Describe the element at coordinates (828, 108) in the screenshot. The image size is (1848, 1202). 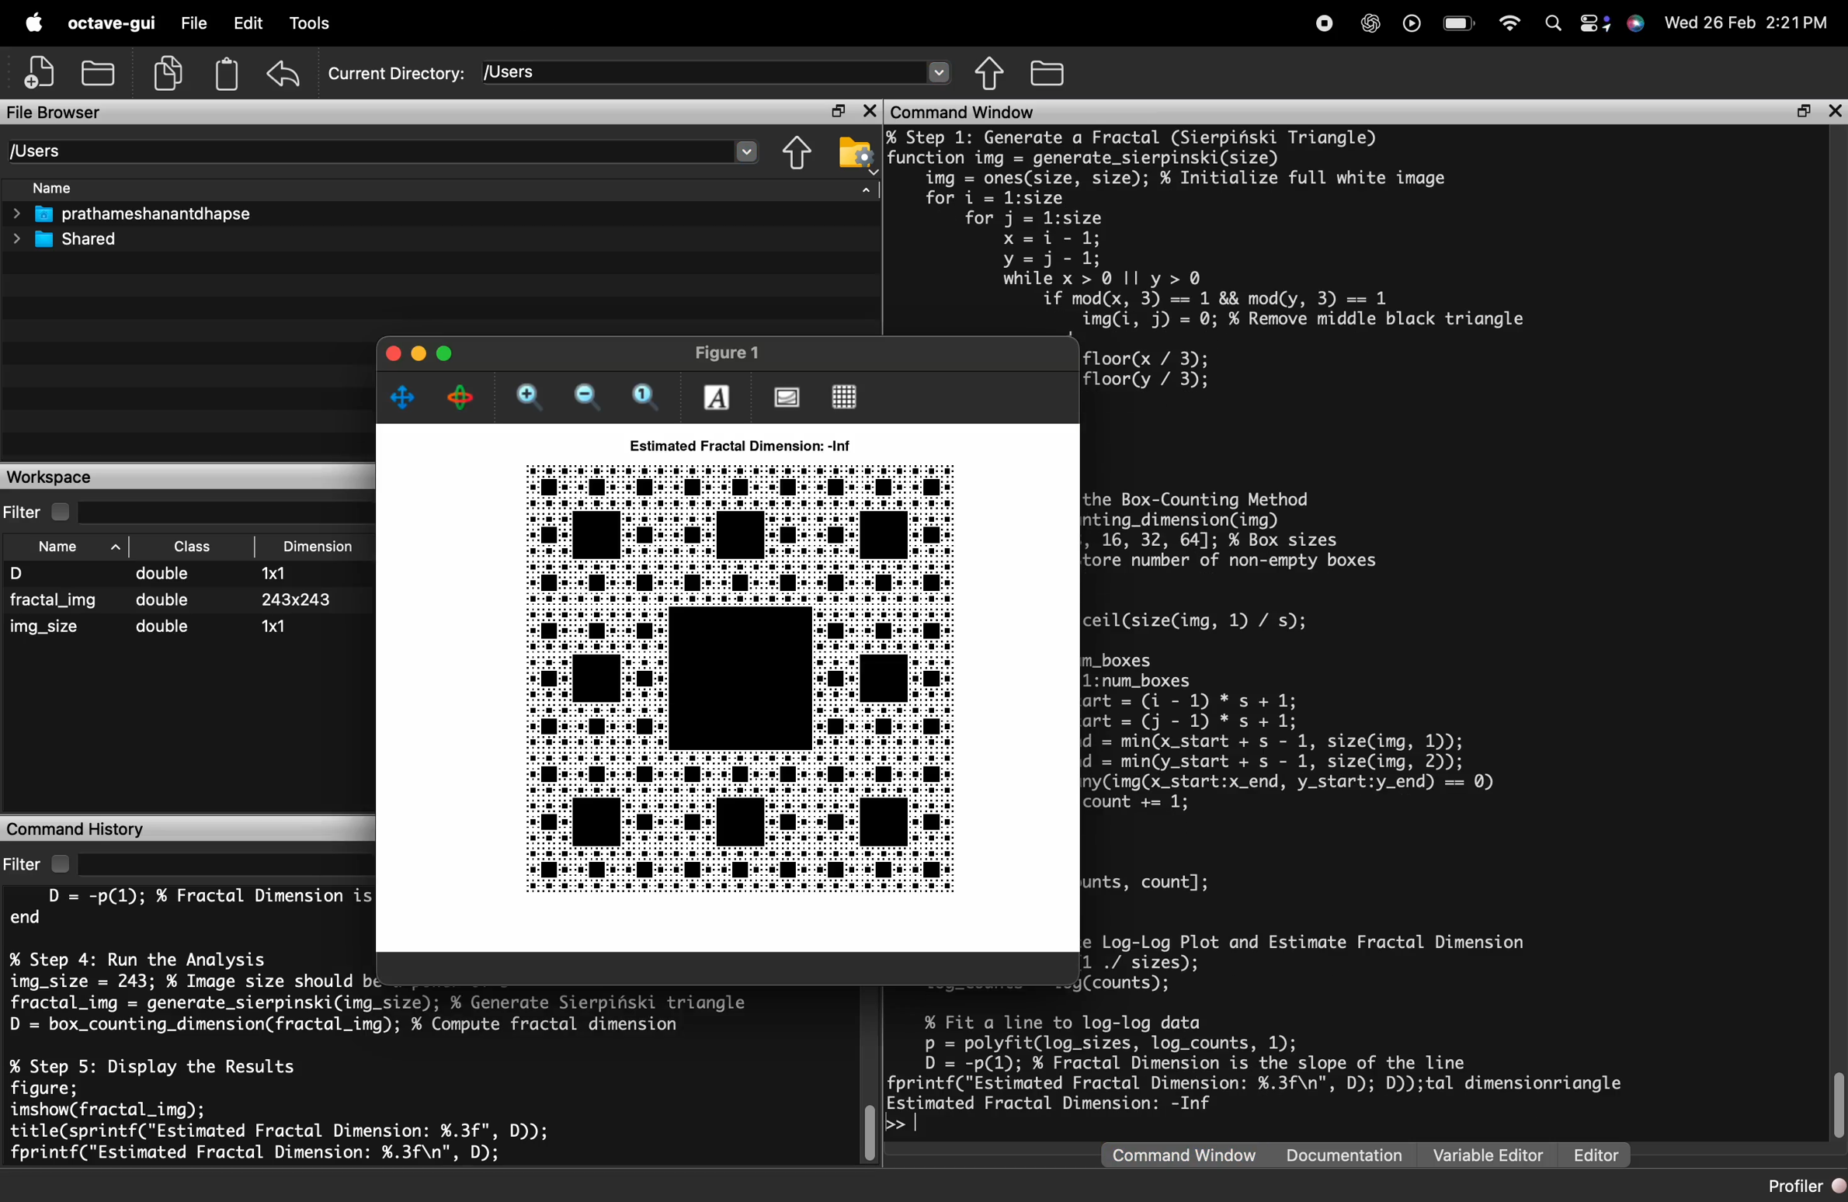
I see `maximise` at that location.